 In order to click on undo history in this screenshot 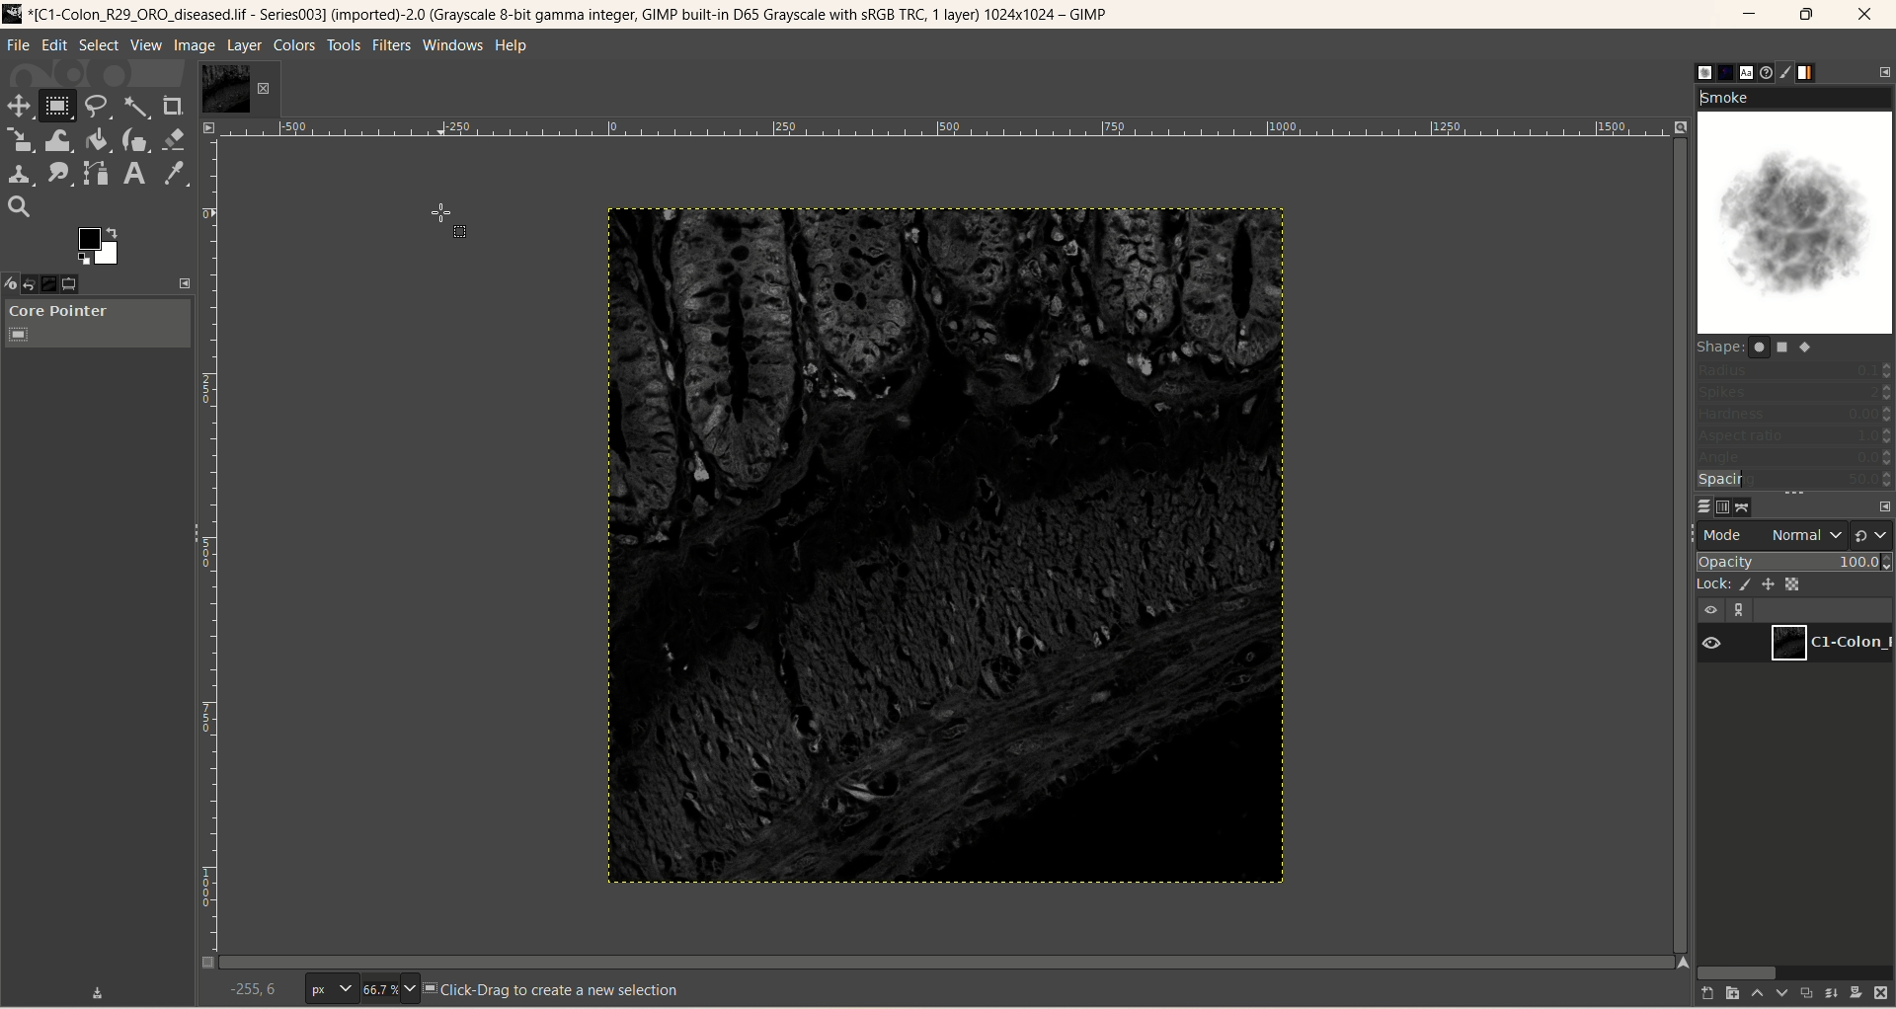, I will do `click(30, 284)`.